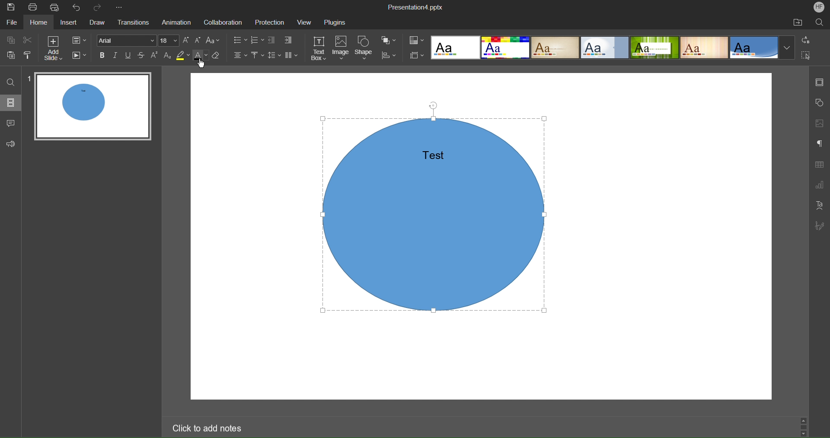 The image size is (830, 438). Describe the element at coordinates (819, 165) in the screenshot. I see `Table Settings` at that location.